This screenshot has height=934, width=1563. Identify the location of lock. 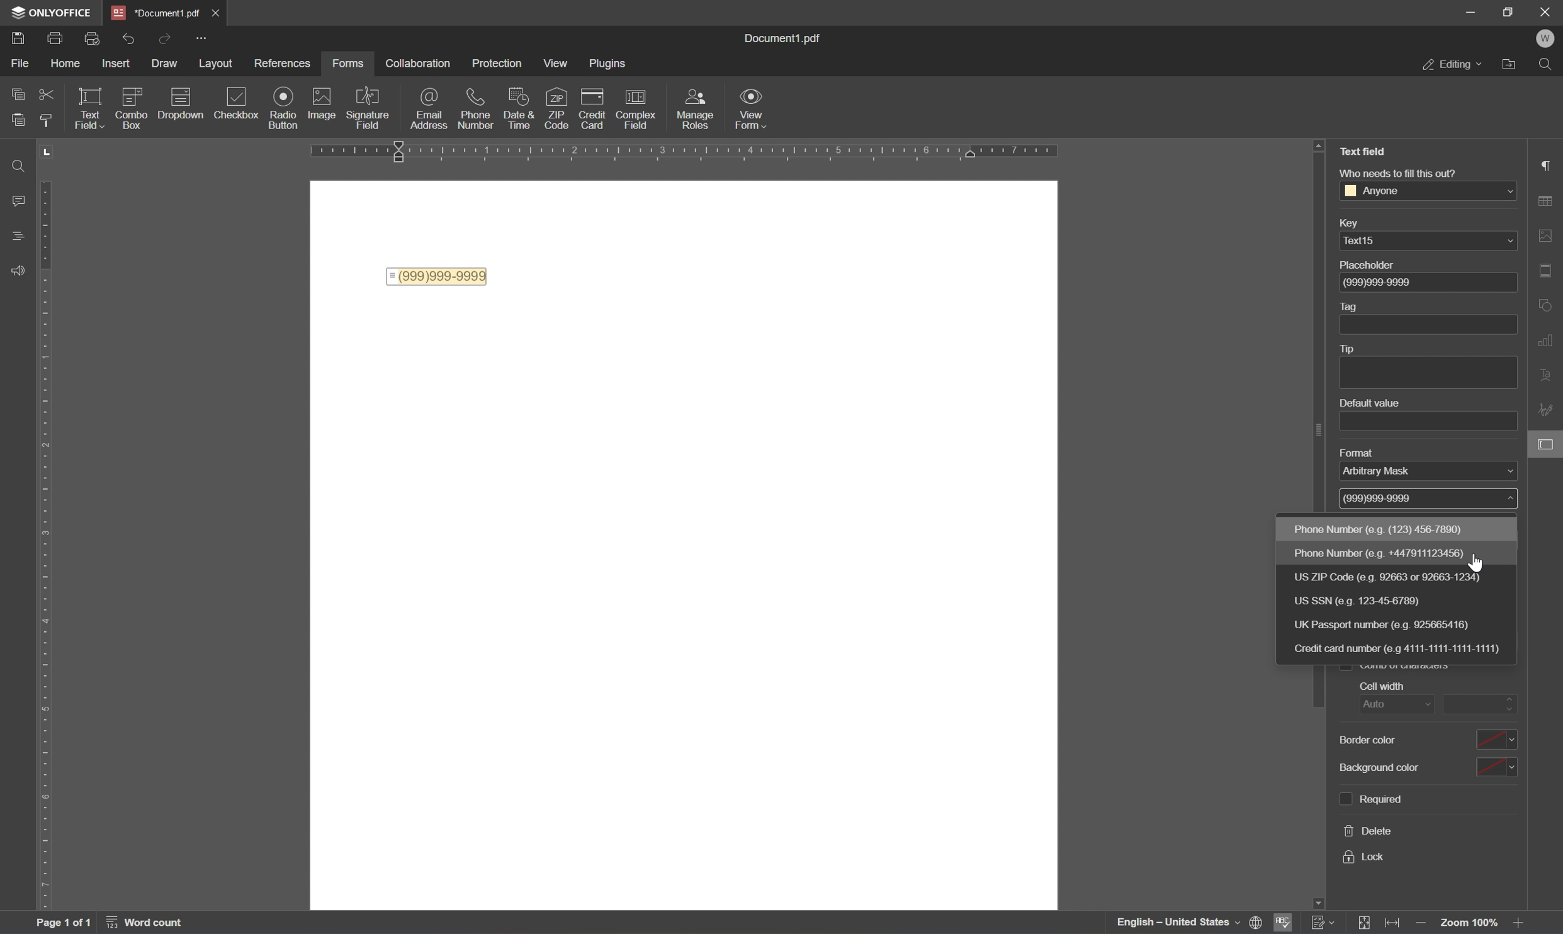
(1364, 859).